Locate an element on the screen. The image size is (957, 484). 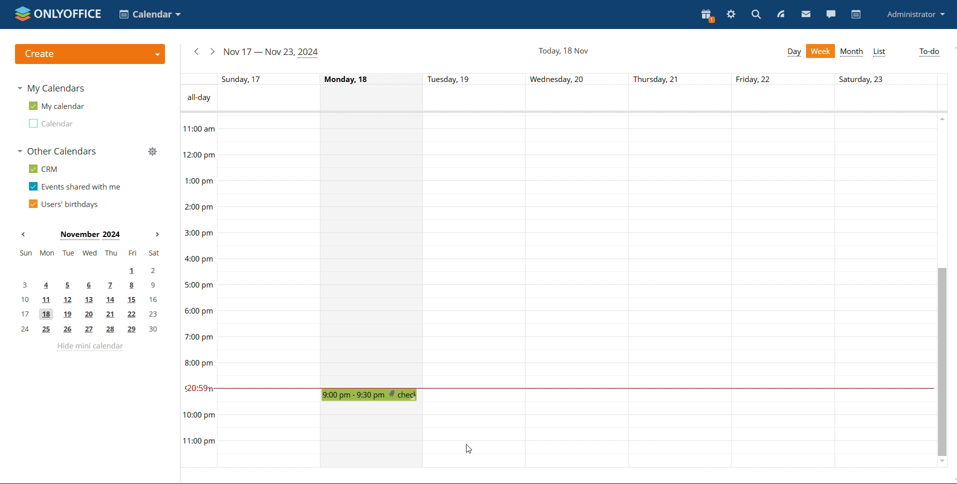
other calendars is located at coordinates (56, 151).